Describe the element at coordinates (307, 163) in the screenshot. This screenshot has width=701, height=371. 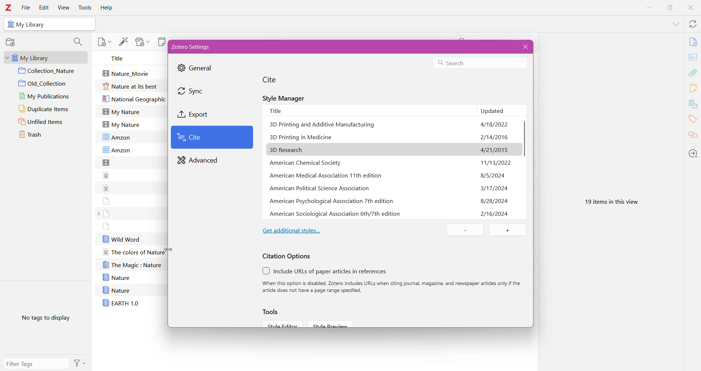
I see `American Chemical Society` at that location.